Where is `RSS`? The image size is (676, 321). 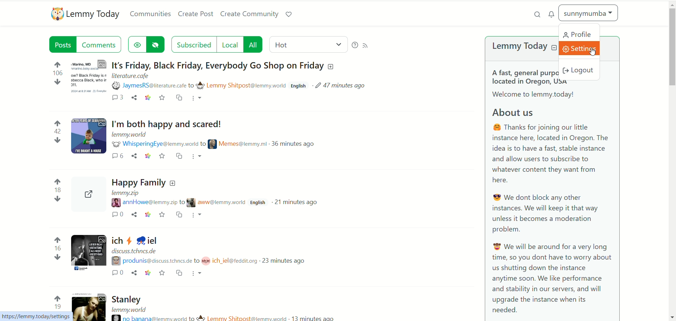
RSS is located at coordinates (367, 47).